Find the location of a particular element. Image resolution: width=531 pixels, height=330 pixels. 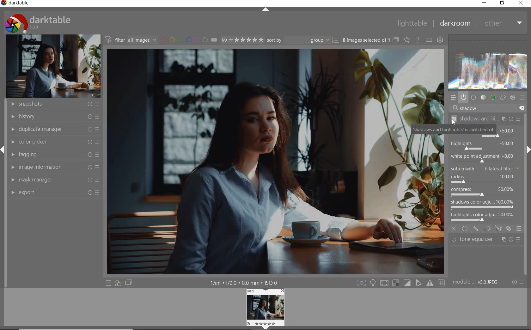

show global preferences is located at coordinates (440, 40).